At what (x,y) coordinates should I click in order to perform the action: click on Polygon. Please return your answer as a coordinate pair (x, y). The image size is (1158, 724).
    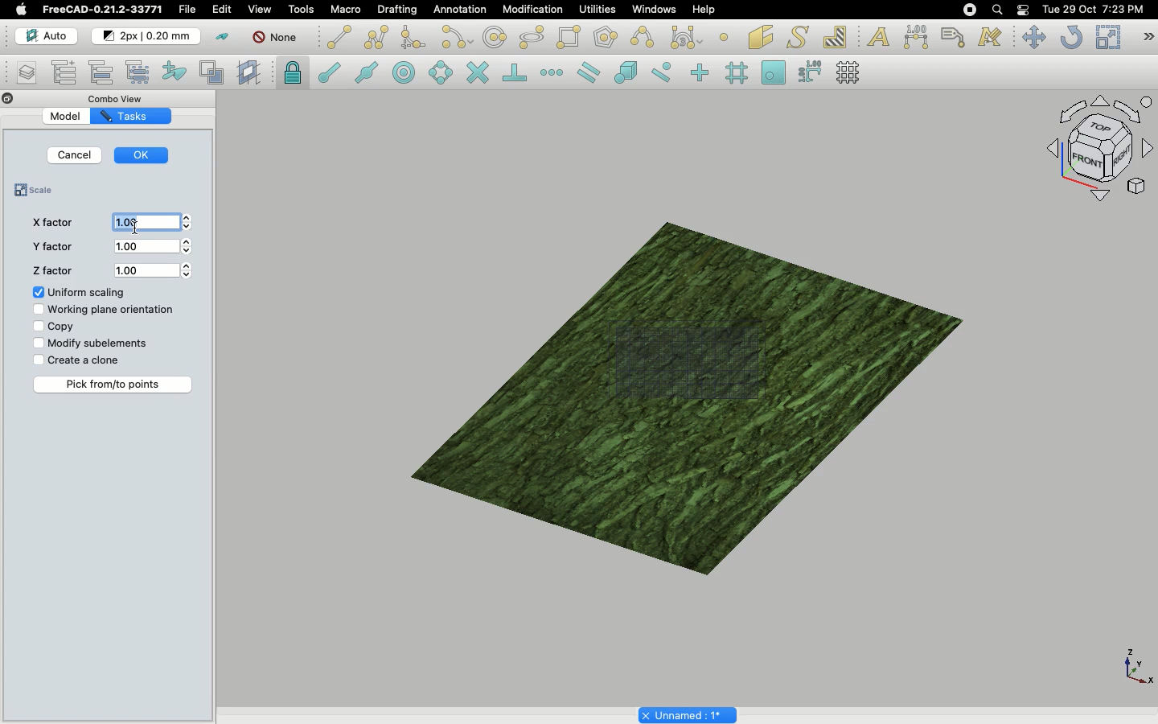
    Looking at the image, I should click on (604, 38).